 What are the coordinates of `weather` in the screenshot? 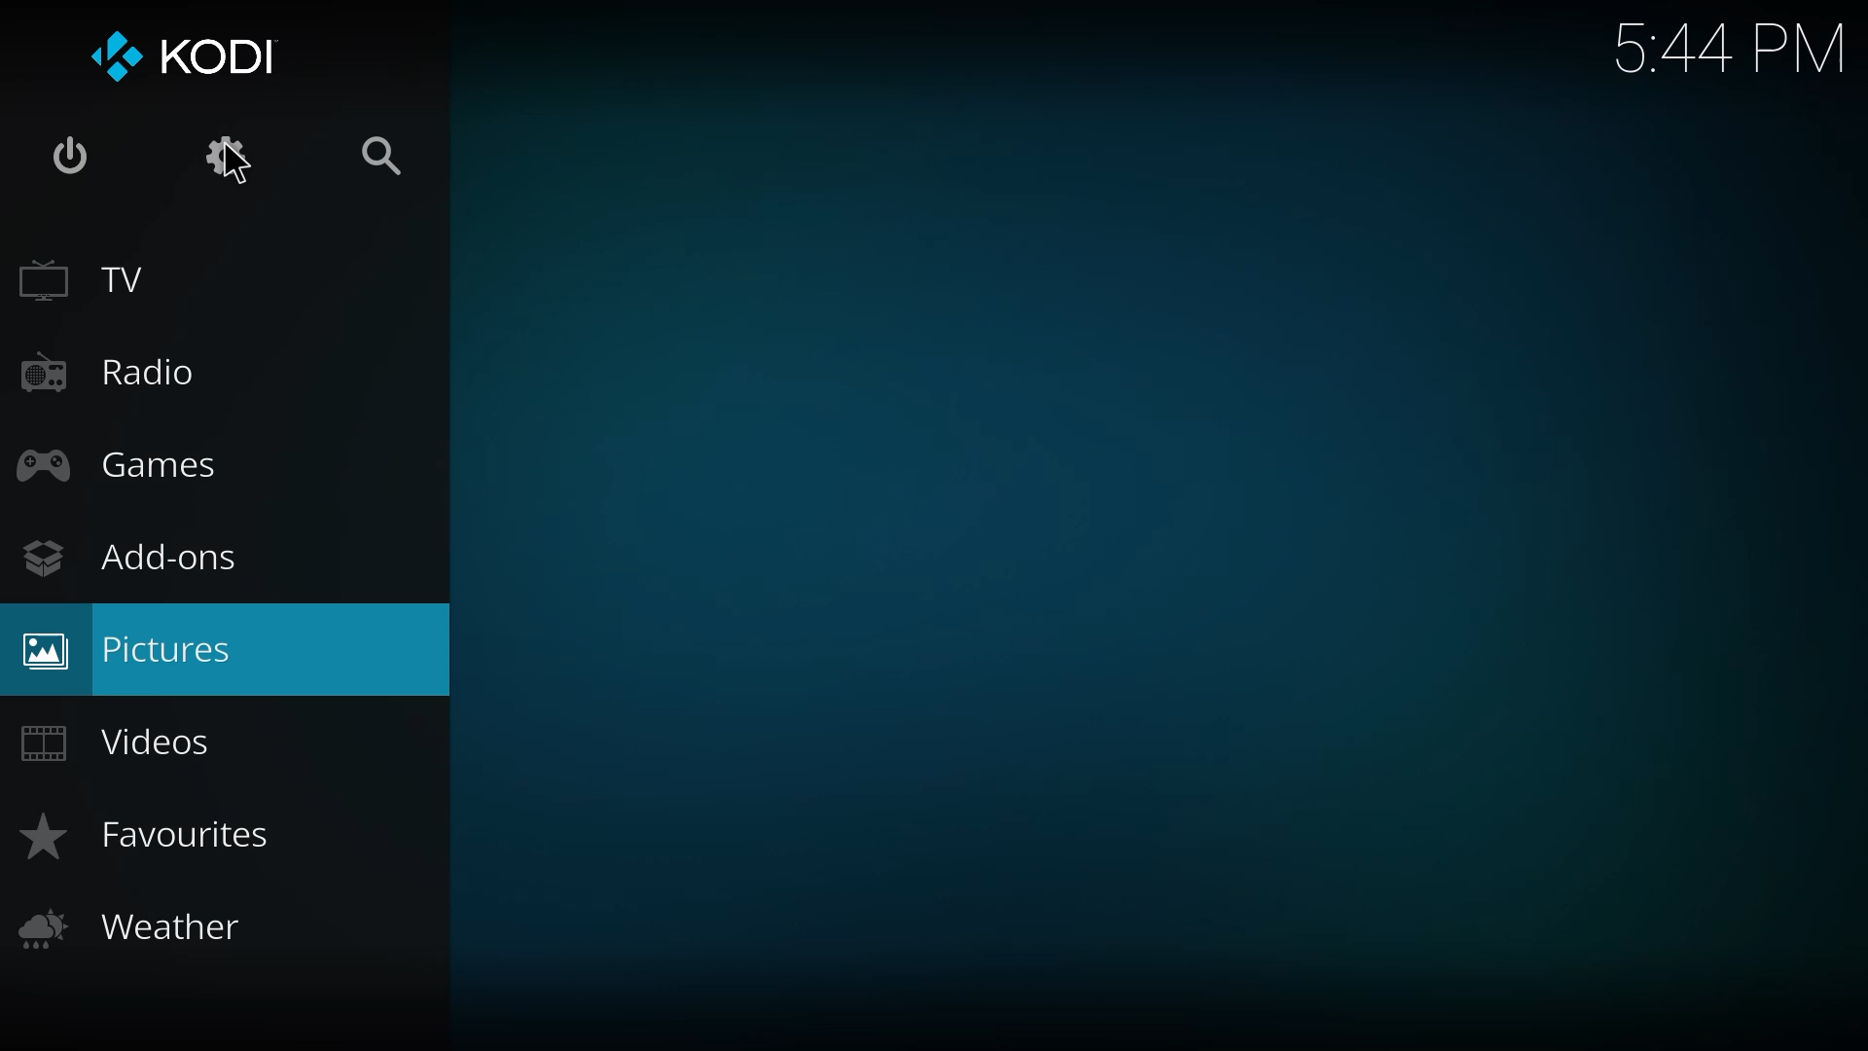 It's located at (144, 927).